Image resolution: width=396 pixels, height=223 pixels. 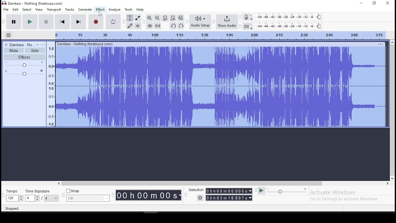 What do you see at coordinates (37, 44) in the screenshot?
I see `collapse` at bounding box center [37, 44].